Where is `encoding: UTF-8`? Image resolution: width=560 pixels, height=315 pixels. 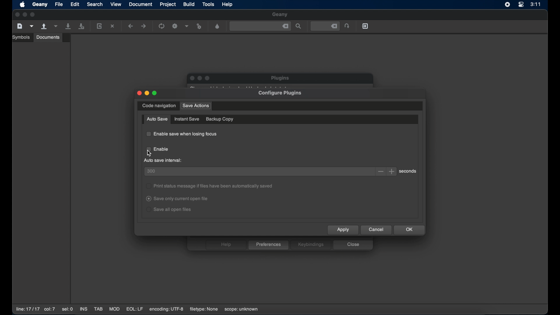
encoding: UTF-8 is located at coordinates (167, 309).